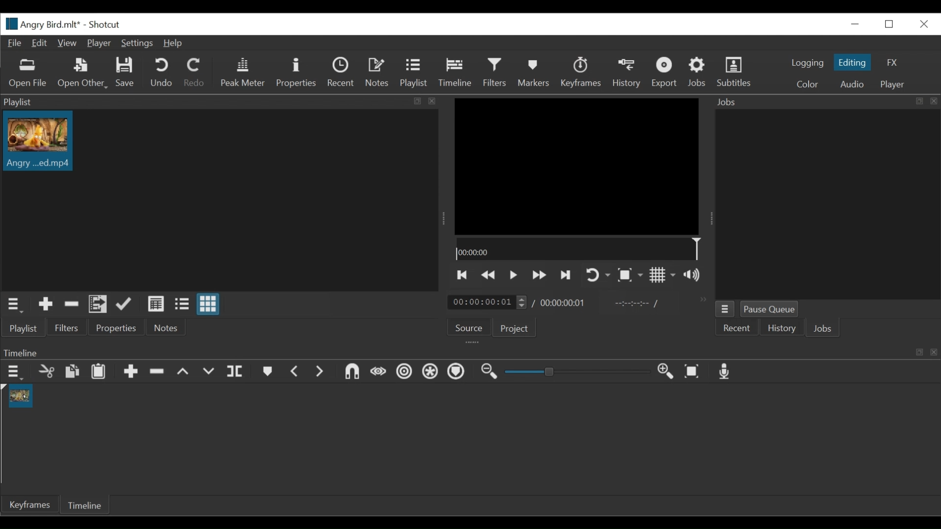  What do you see at coordinates (628, 74) in the screenshot?
I see `History` at bounding box center [628, 74].